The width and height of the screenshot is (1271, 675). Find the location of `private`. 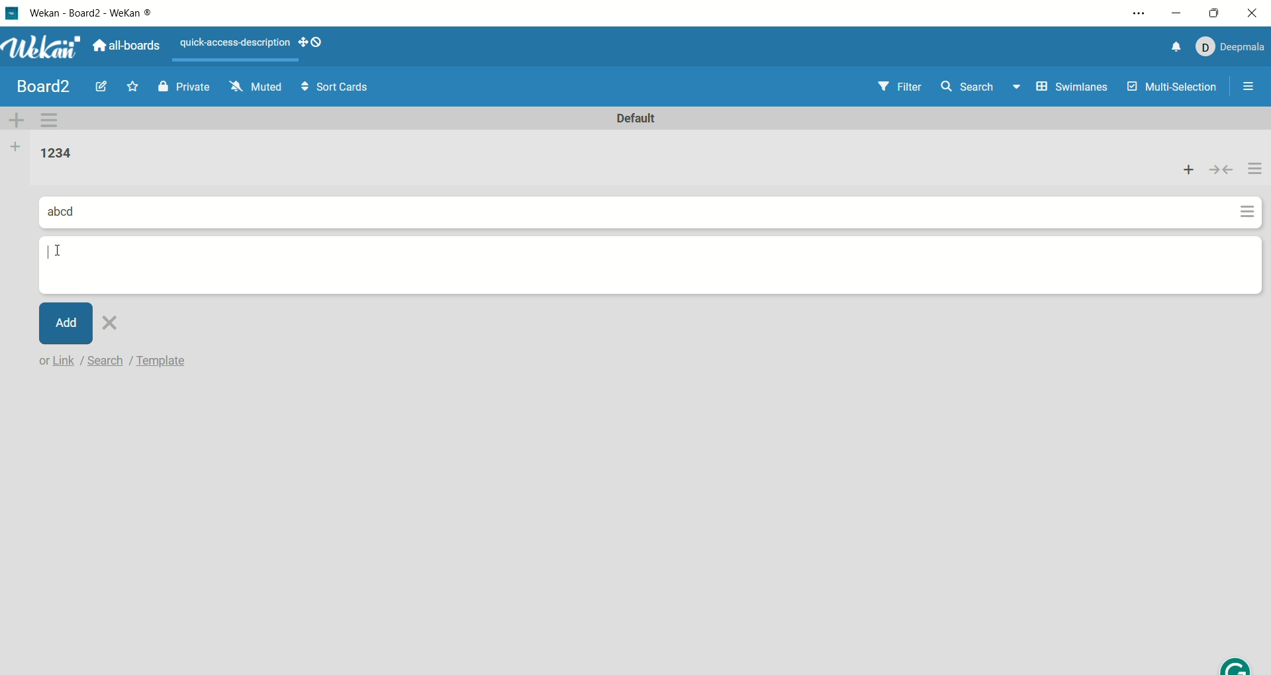

private is located at coordinates (182, 85).